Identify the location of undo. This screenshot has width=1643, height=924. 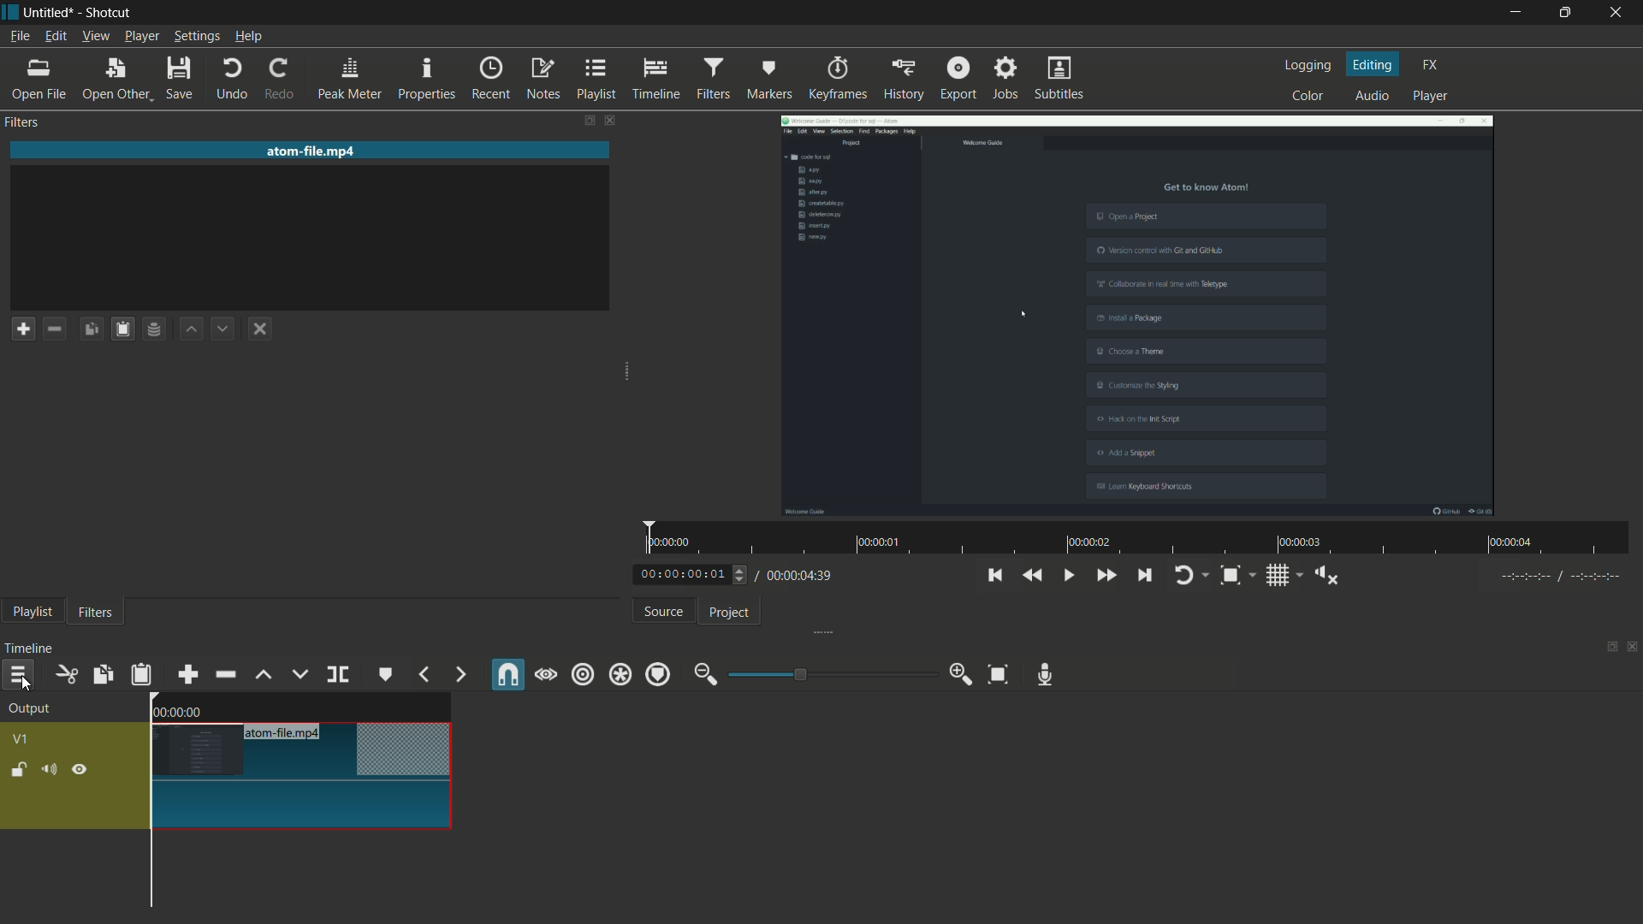
(229, 80).